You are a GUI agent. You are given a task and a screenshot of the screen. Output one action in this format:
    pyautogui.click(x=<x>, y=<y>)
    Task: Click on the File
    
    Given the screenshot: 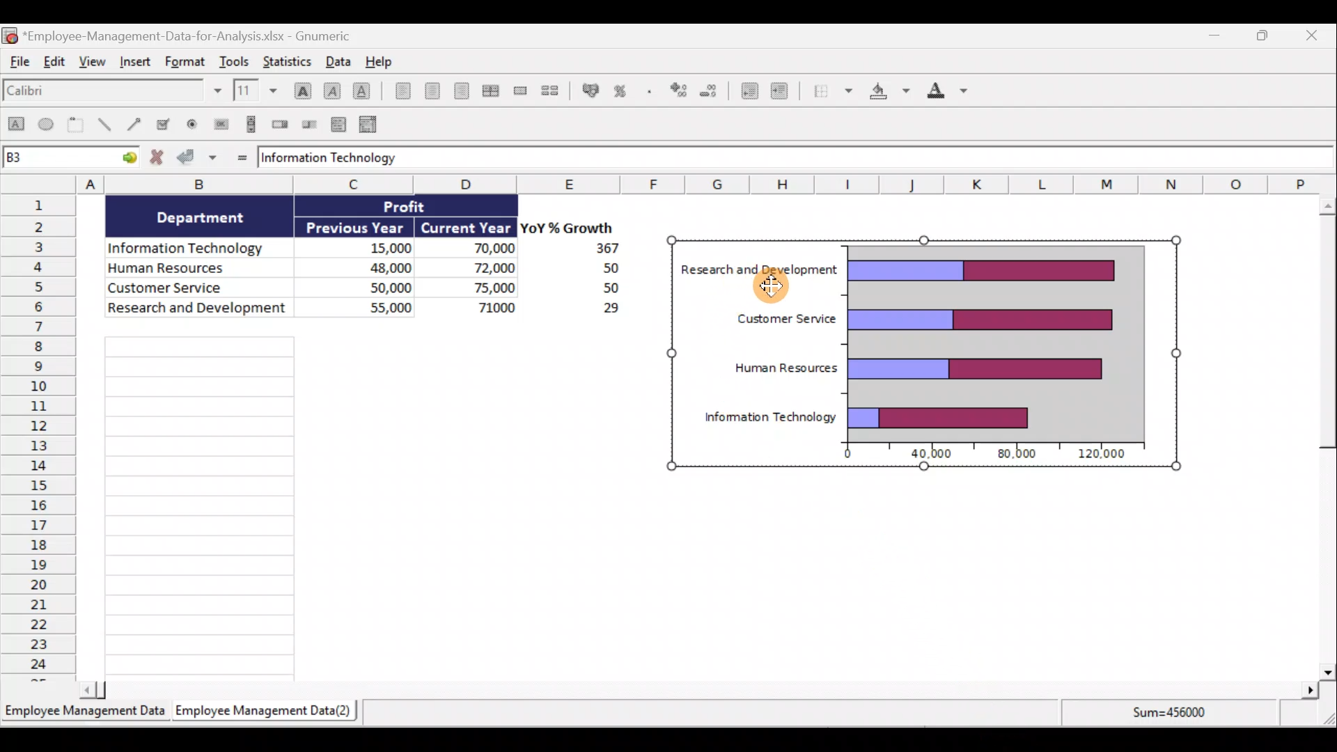 What is the action you would take?
    pyautogui.click(x=18, y=61)
    